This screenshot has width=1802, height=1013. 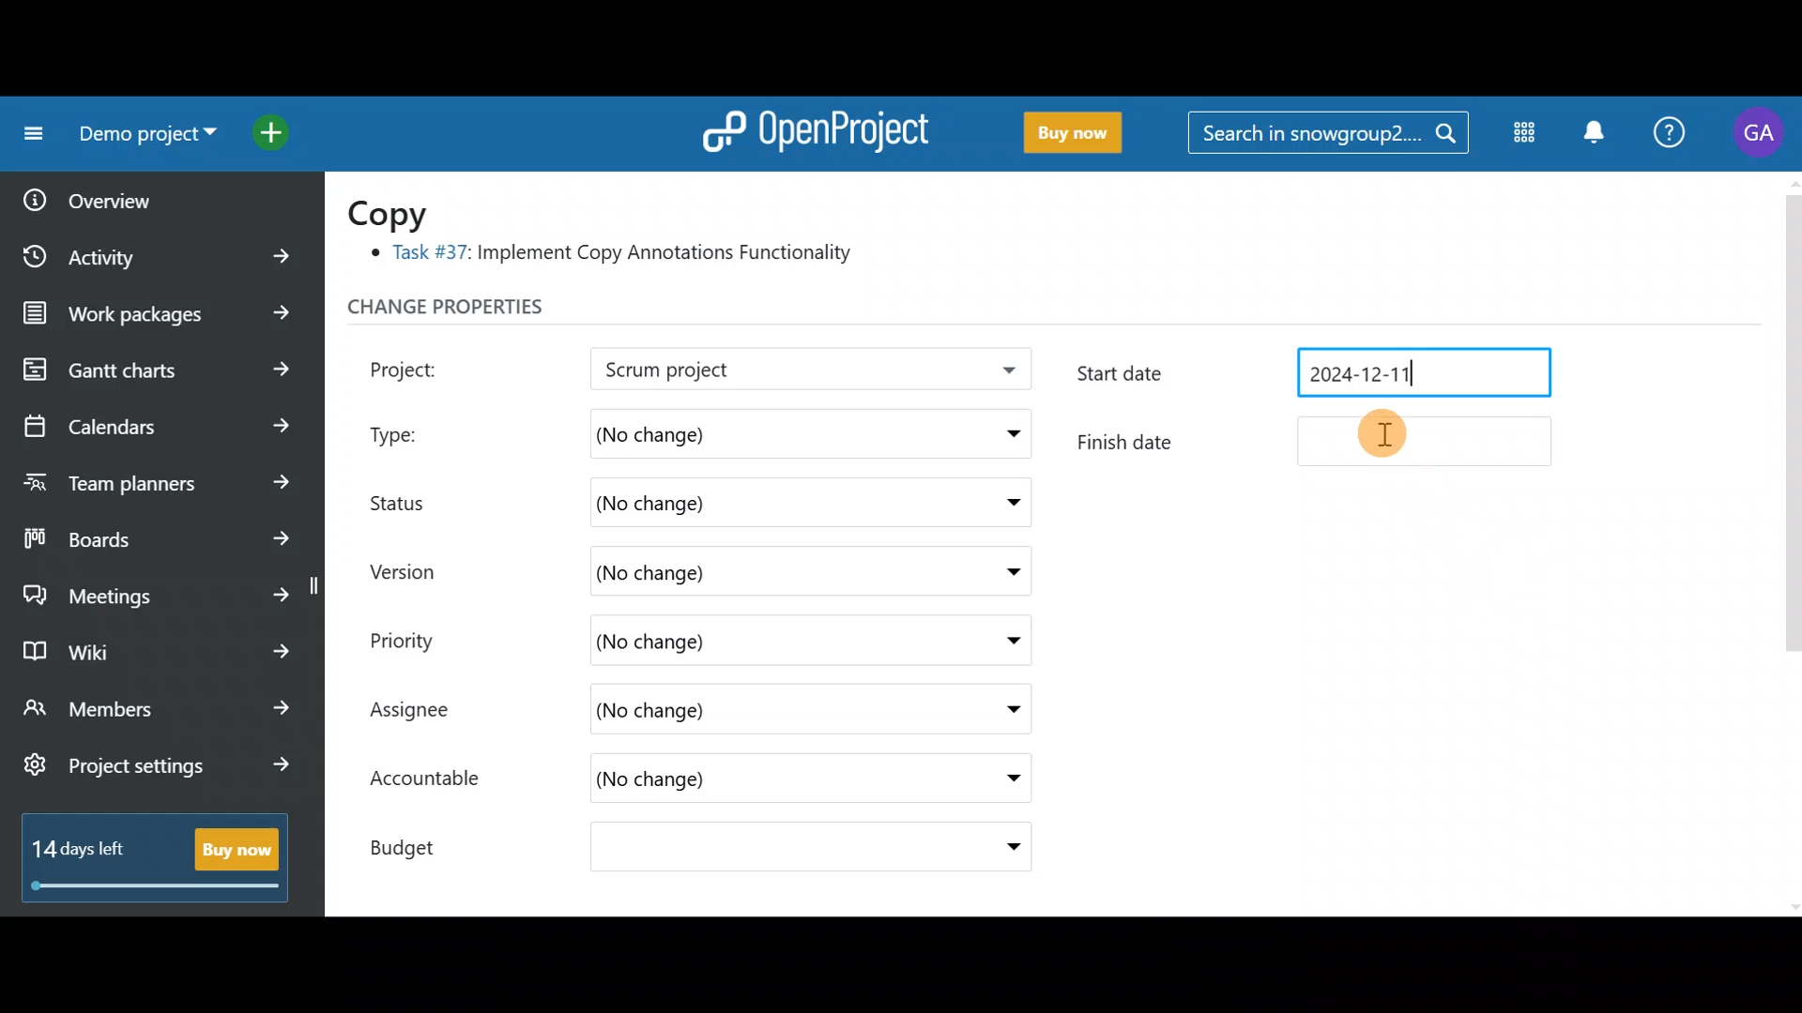 I want to click on Project drop down, so click(x=1002, y=374).